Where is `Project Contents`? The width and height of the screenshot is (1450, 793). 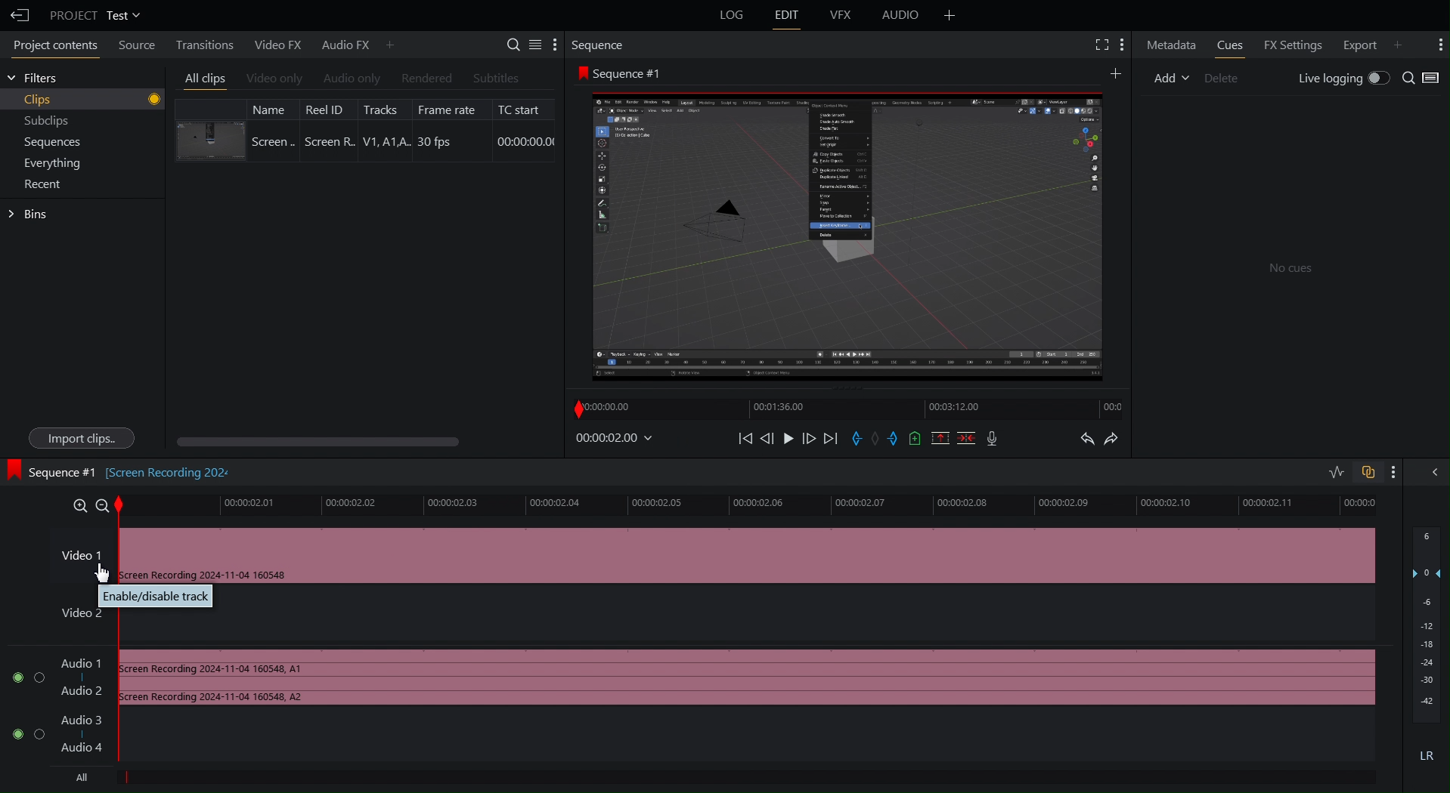 Project Contents is located at coordinates (54, 45).